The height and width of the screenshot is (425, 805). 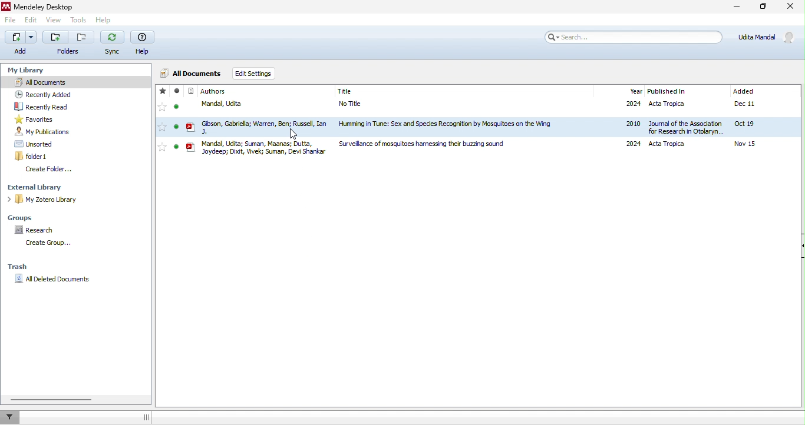 What do you see at coordinates (344, 91) in the screenshot?
I see `journal title` at bounding box center [344, 91].